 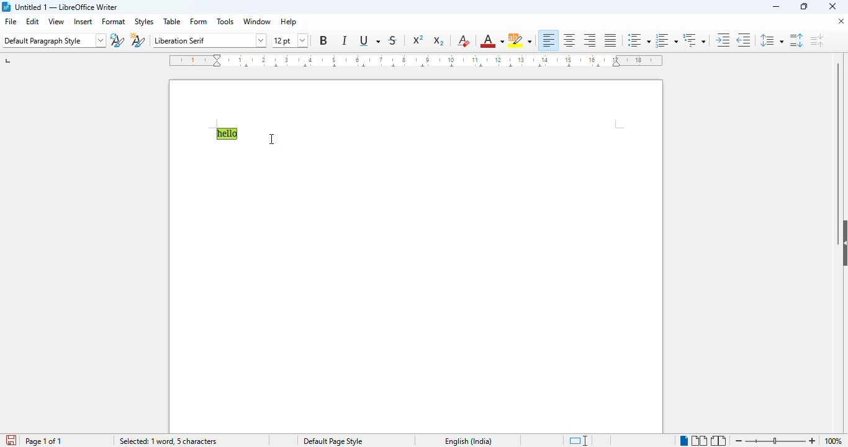 I want to click on  Liberation Serif, so click(x=202, y=41).